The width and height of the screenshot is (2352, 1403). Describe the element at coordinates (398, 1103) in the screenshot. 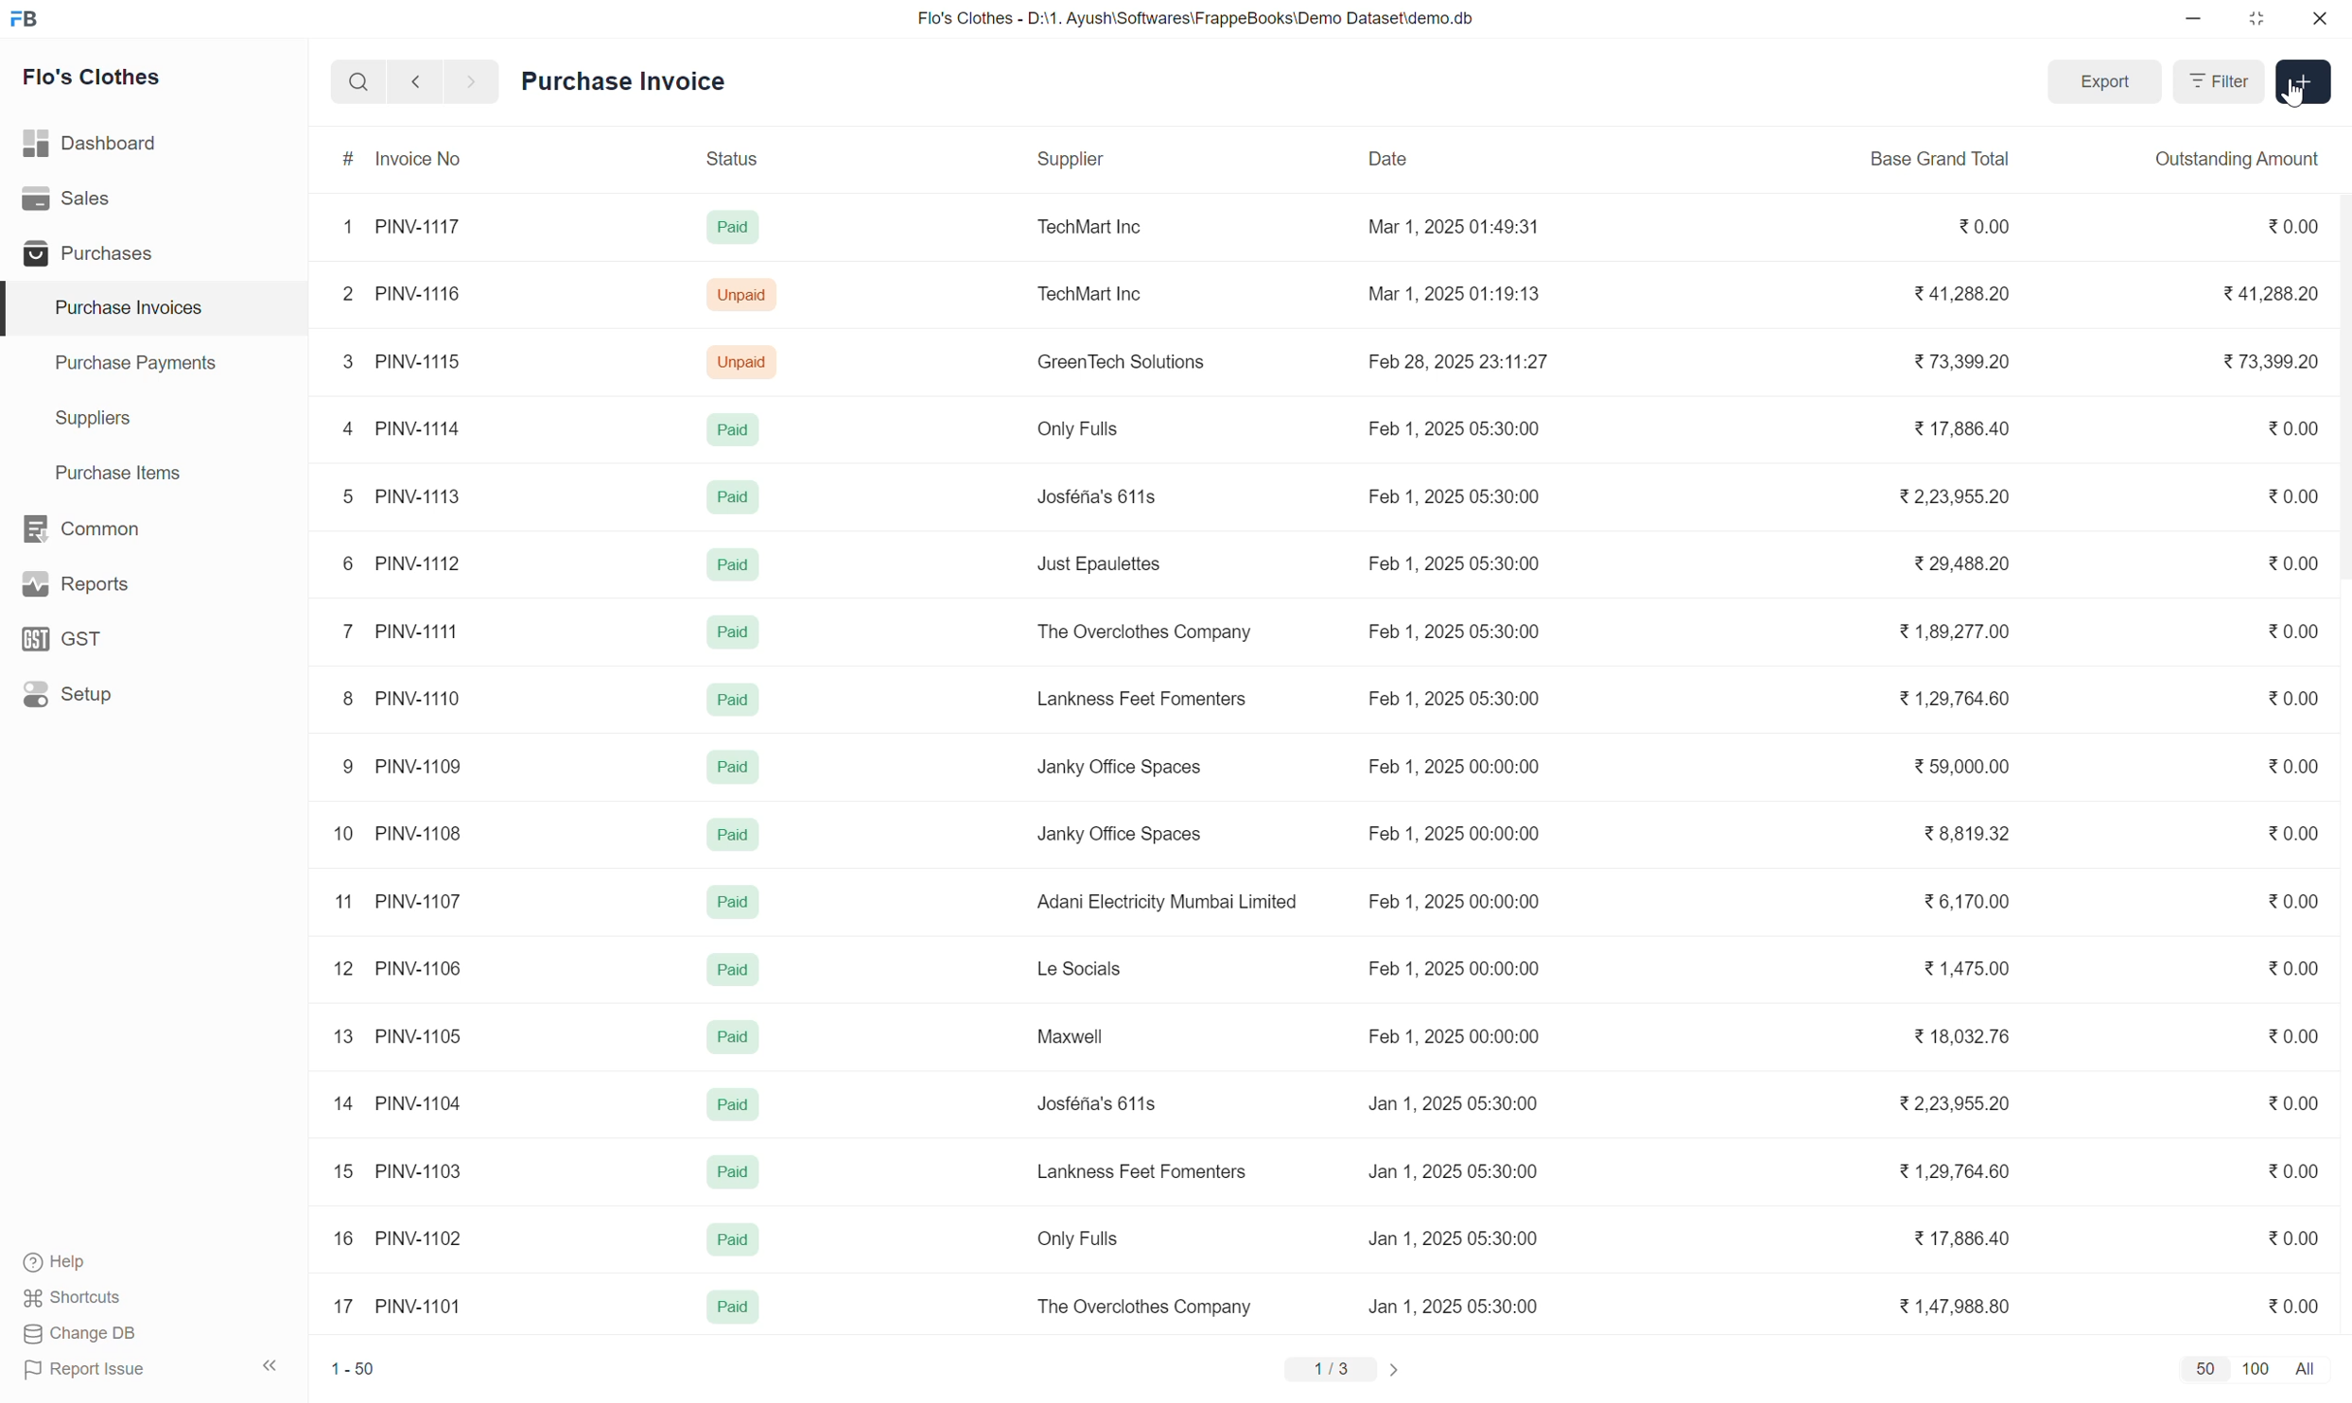

I see `14 PINV-1104` at that location.